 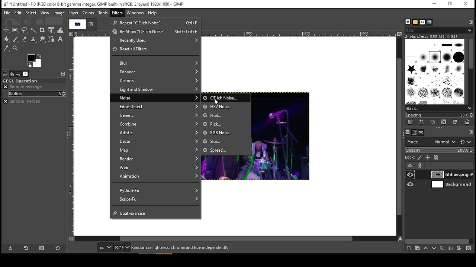 What do you see at coordinates (408, 249) in the screenshot?
I see `new layer` at bounding box center [408, 249].